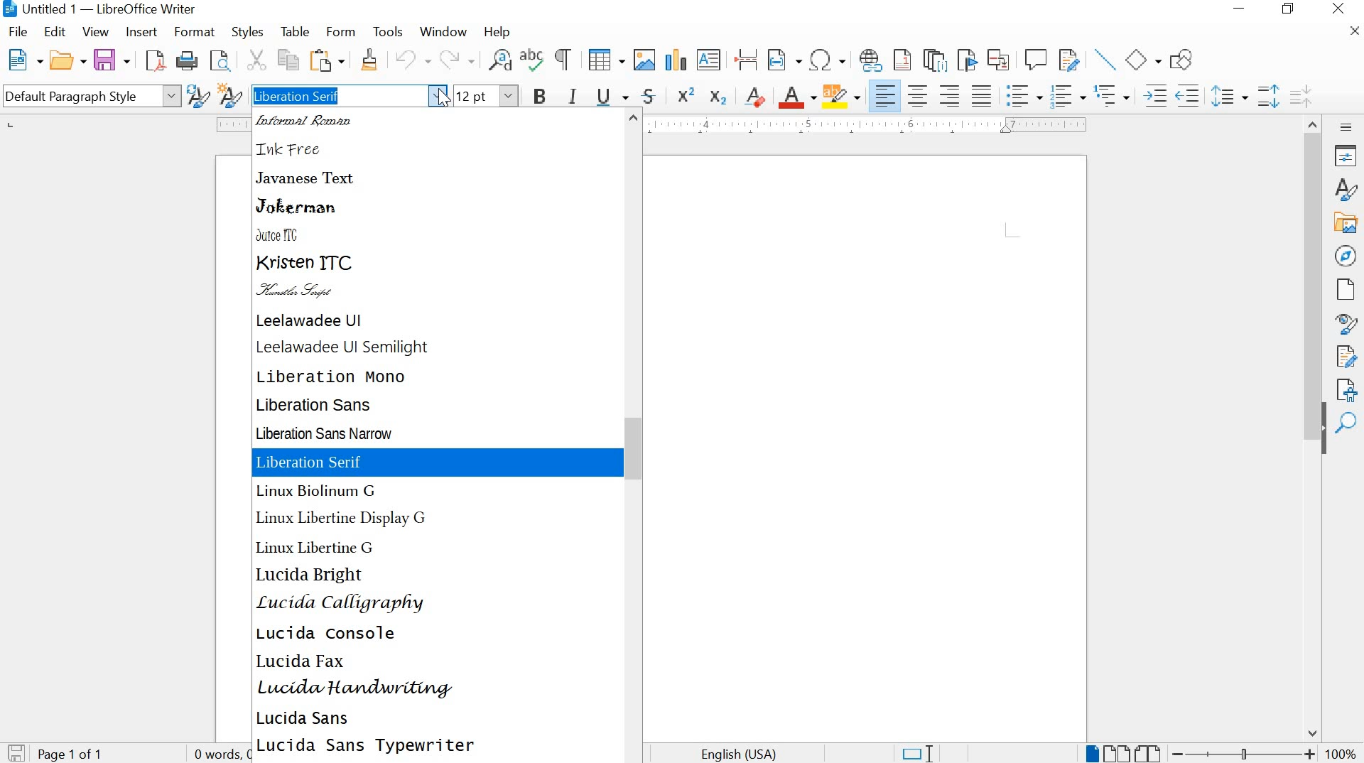 This screenshot has height=763, width=1364. I want to click on ZOOM FACTOR, so click(1342, 752).